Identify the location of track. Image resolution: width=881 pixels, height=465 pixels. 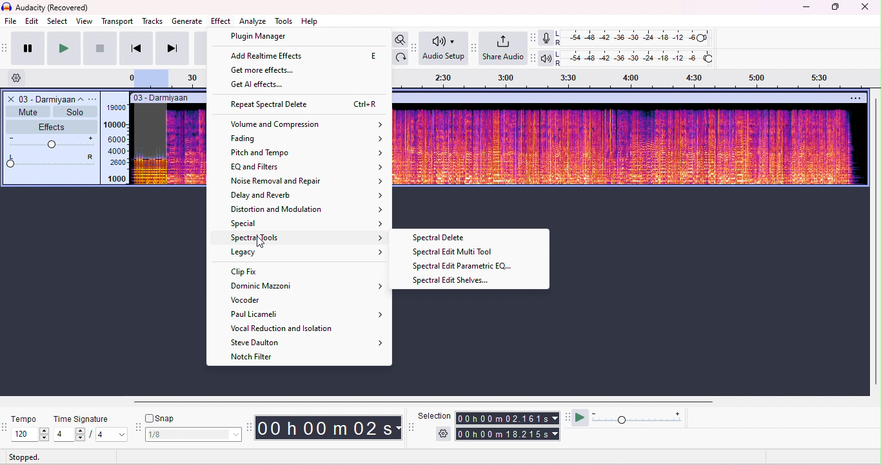
(50, 99).